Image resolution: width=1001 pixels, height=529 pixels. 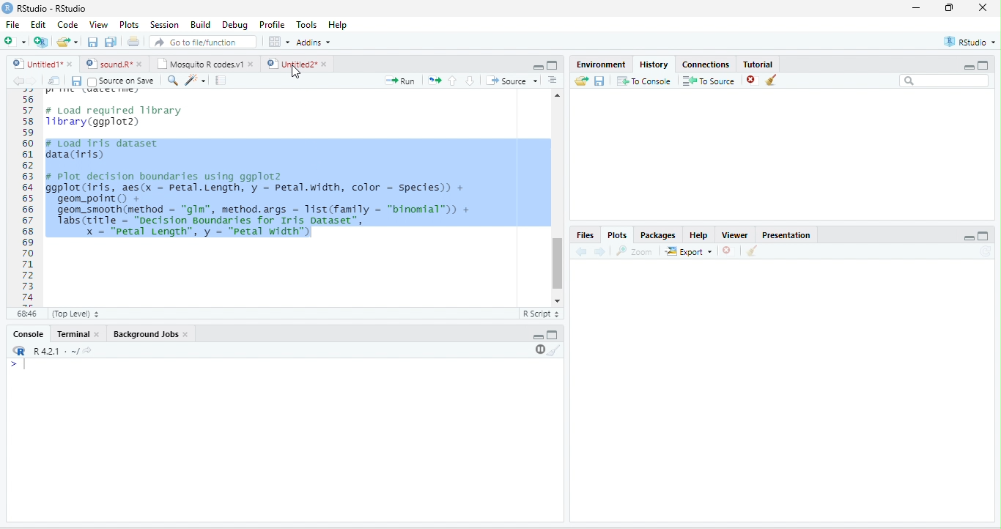 I want to click on rerun, so click(x=434, y=81).